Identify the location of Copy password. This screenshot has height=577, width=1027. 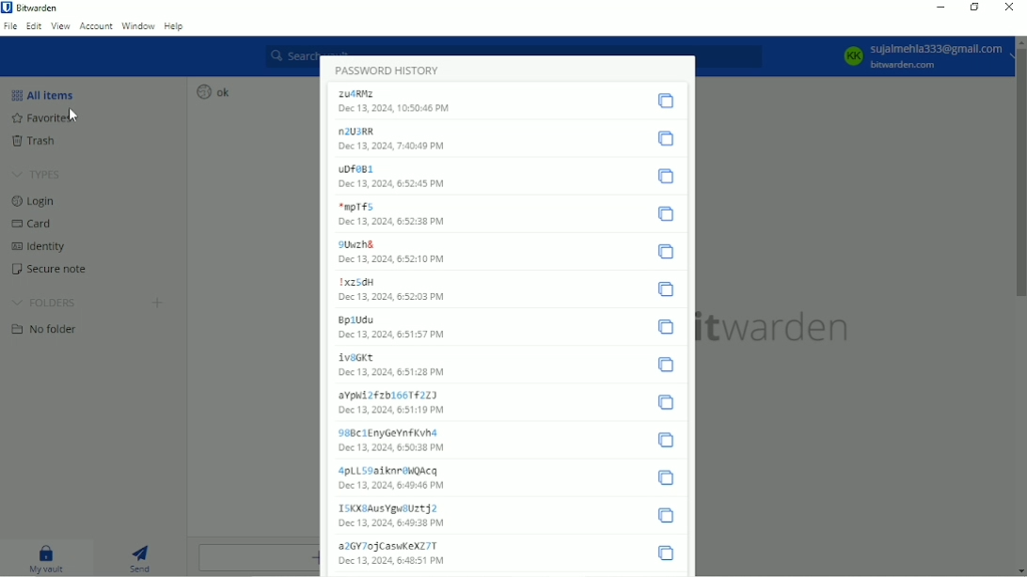
(668, 554).